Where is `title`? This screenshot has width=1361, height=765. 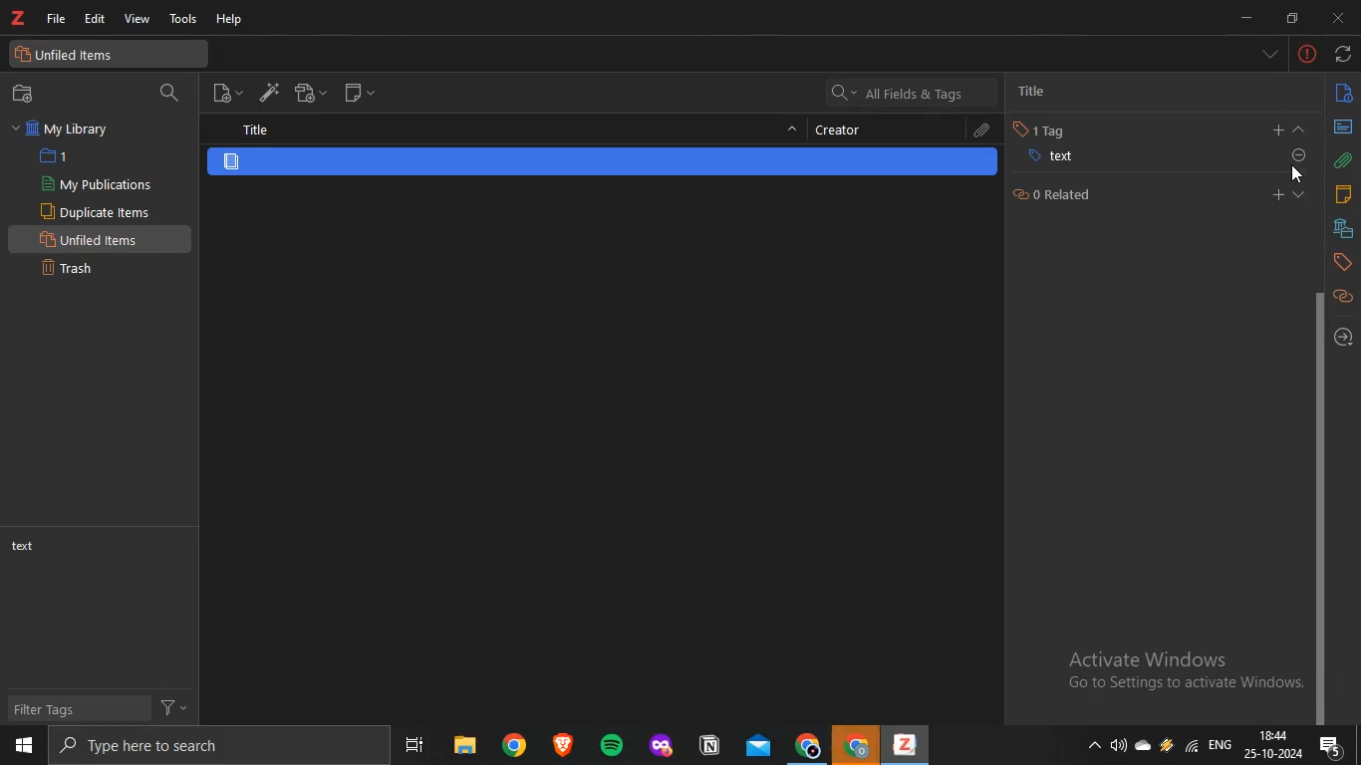
title is located at coordinates (314, 128).